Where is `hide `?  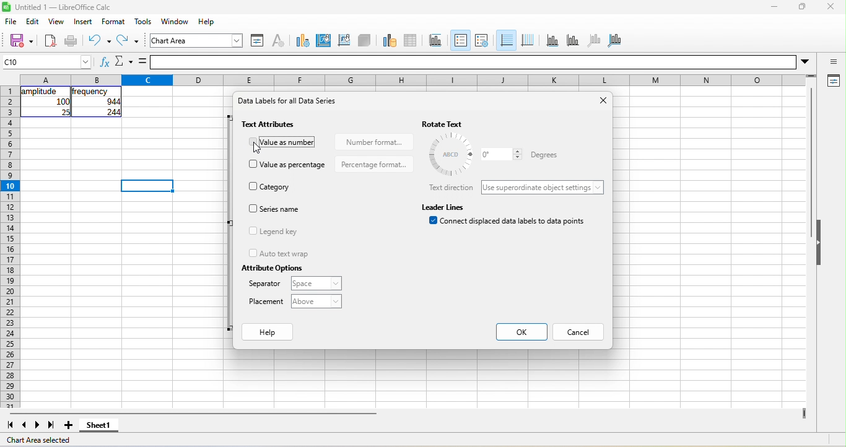
hide  is located at coordinates (821, 243).